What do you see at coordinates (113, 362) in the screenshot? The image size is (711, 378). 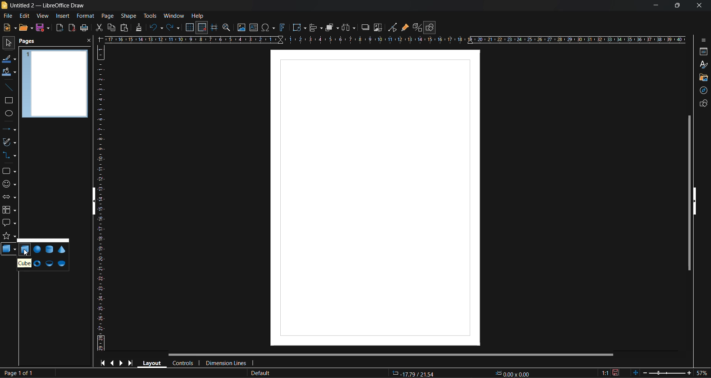 I see `previous` at bounding box center [113, 362].